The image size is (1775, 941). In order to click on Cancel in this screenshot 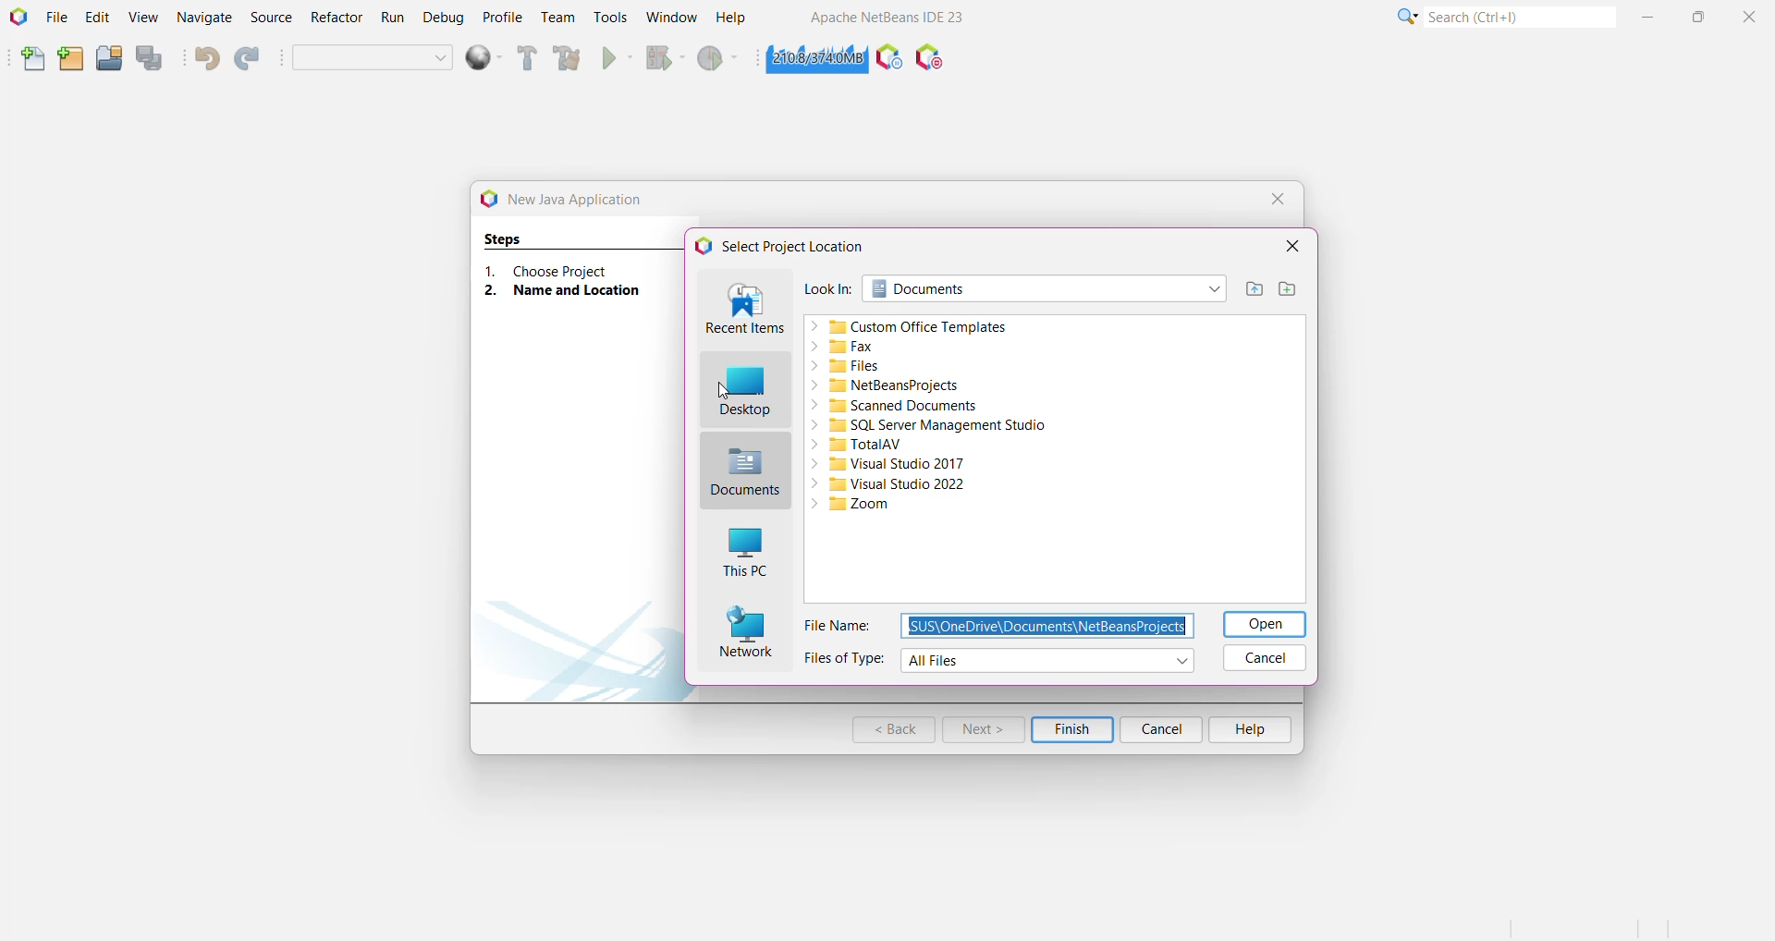, I will do `click(1164, 729)`.